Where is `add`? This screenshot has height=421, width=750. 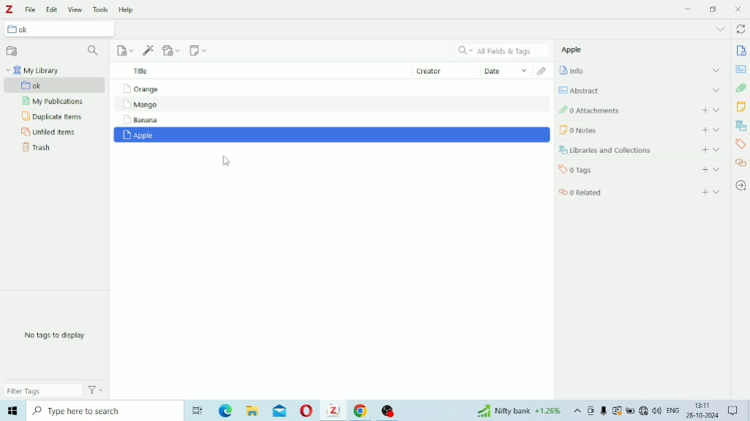 add is located at coordinates (703, 129).